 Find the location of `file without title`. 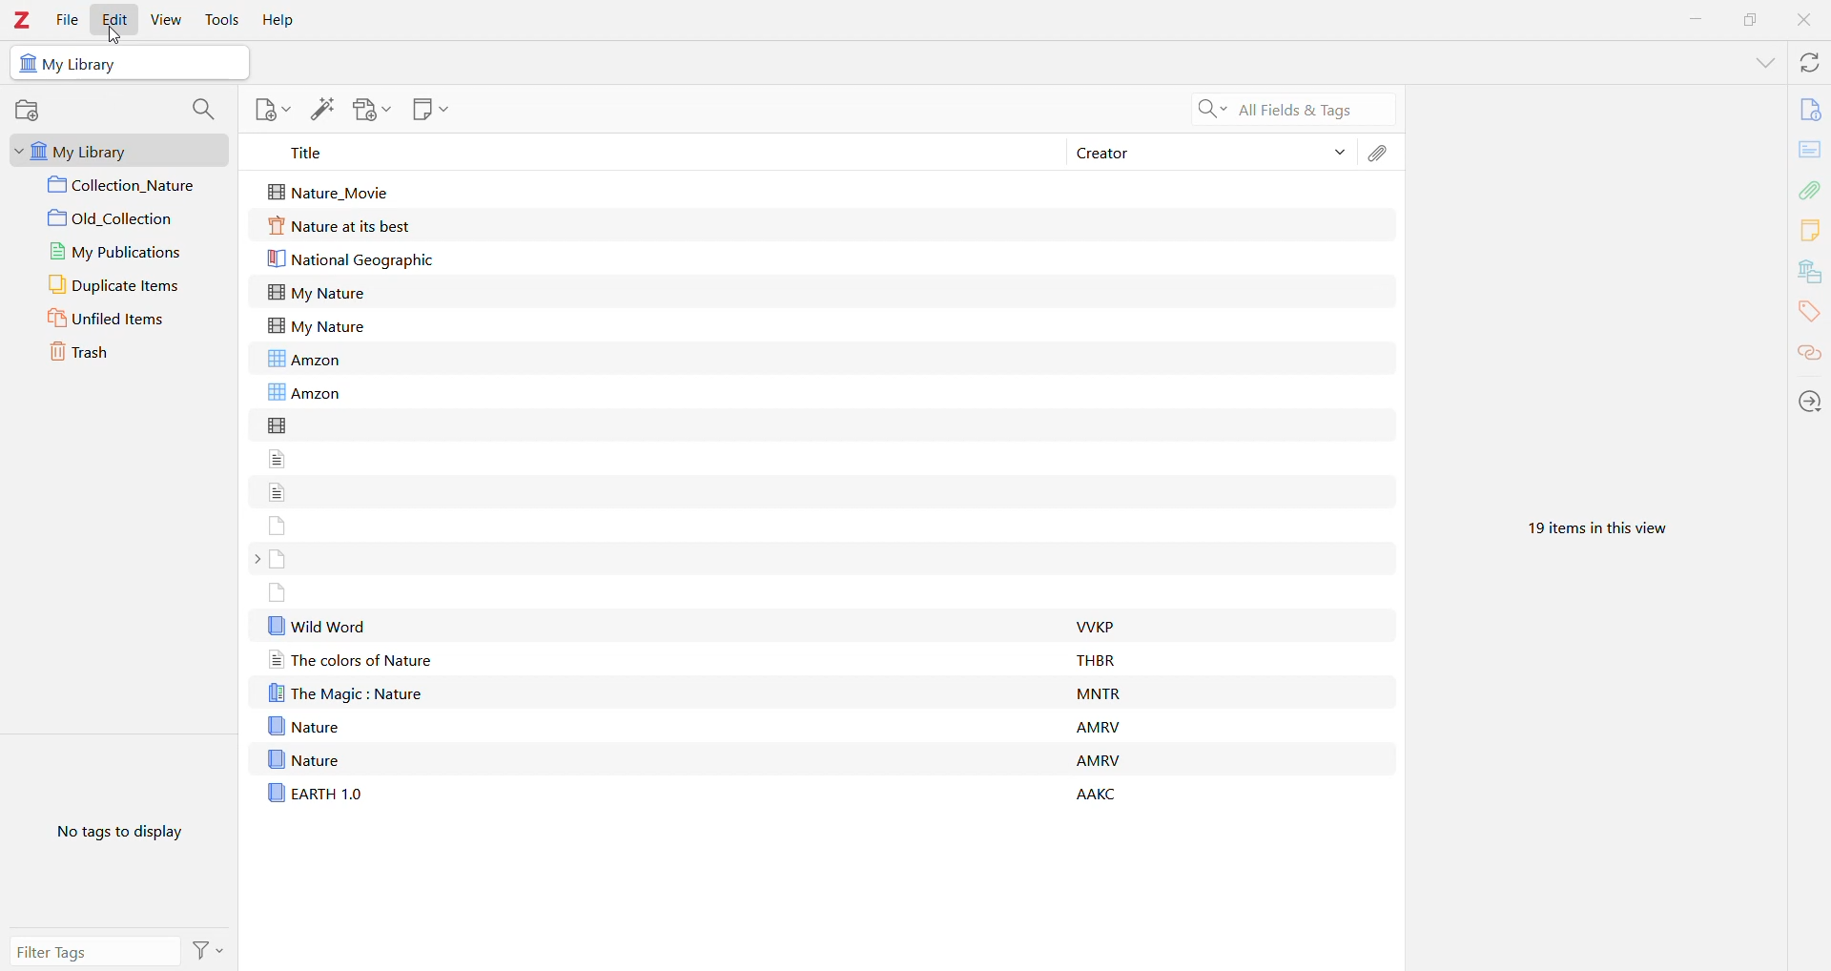

file without title is located at coordinates (279, 424).